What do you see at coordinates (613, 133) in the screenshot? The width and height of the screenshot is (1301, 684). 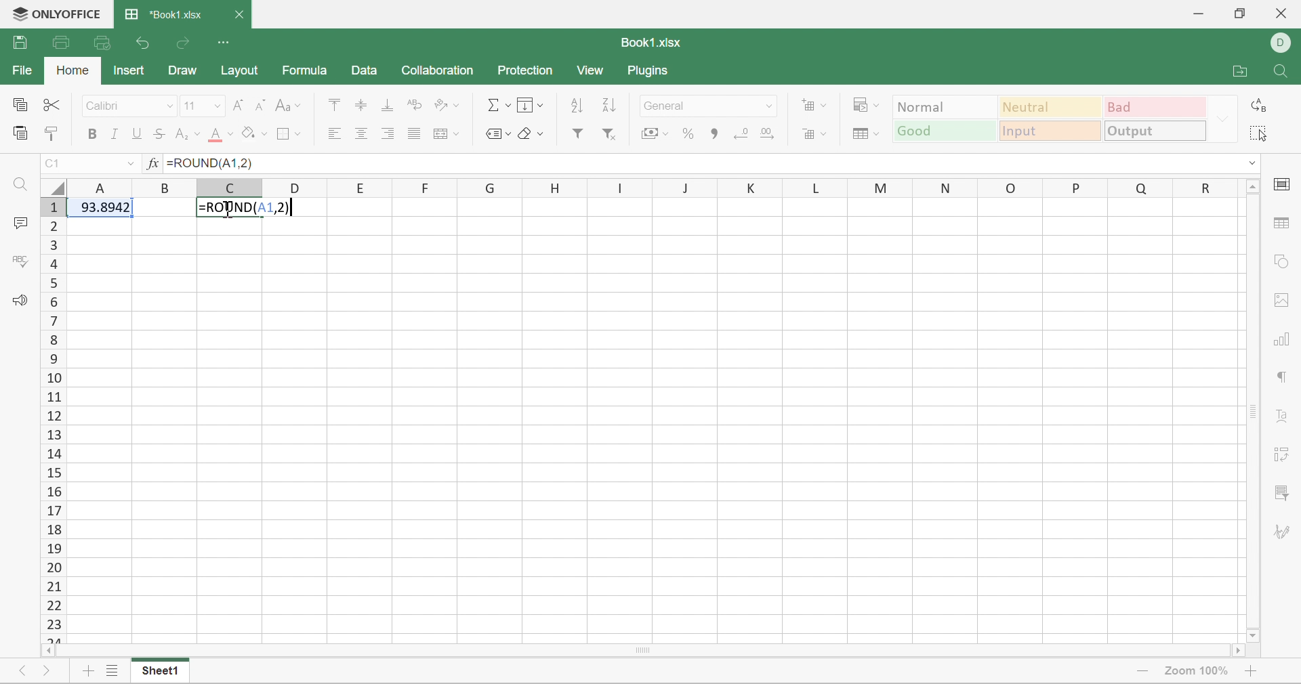 I see `Remove filter` at bounding box center [613, 133].